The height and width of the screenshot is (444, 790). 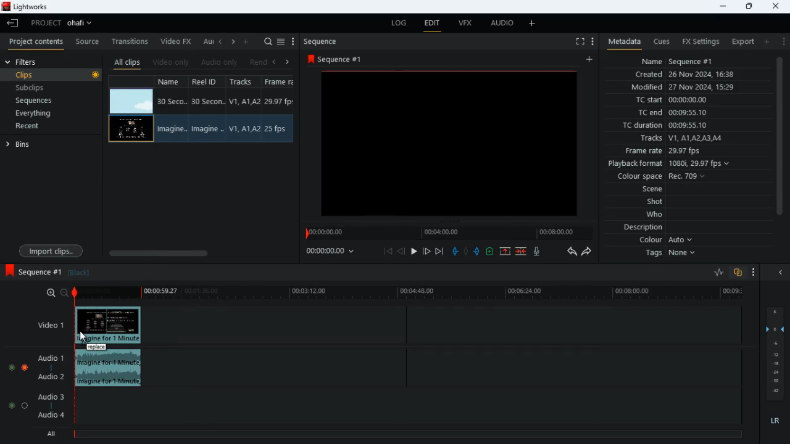 What do you see at coordinates (591, 41) in the screenshot?
I see `more` at bounding box center [591, 41].